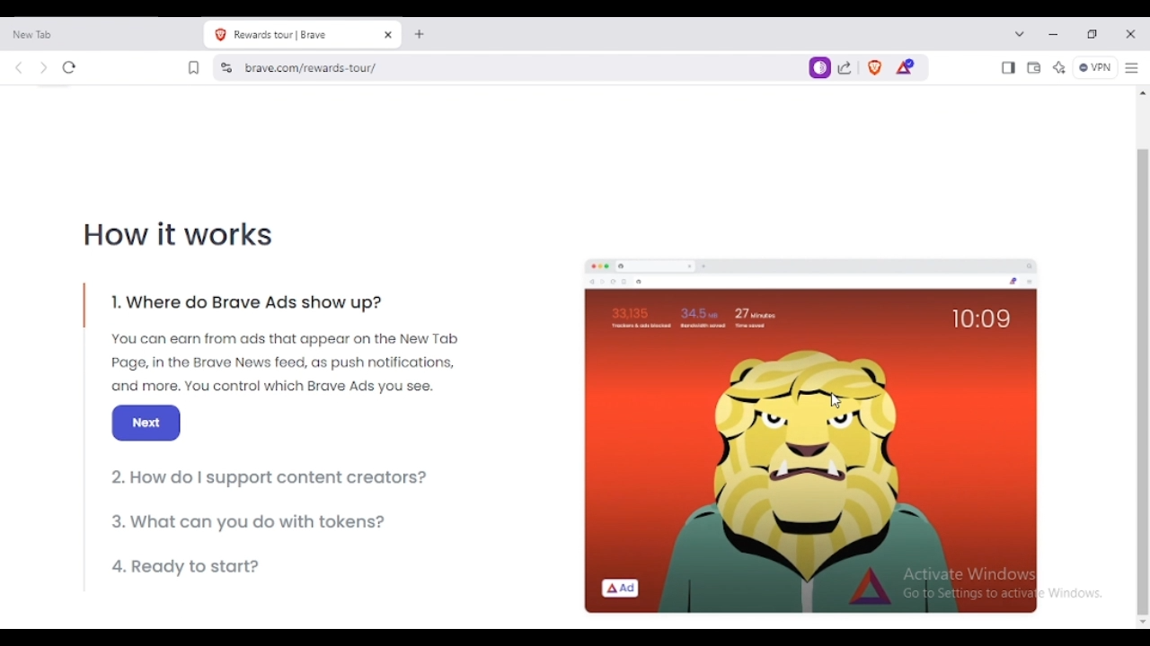 This screenshot has width=1150, height=646. What do you see at coordinates (875, 68) in the screenshot?
I see `brave shields` at bounding box center [875, 68].